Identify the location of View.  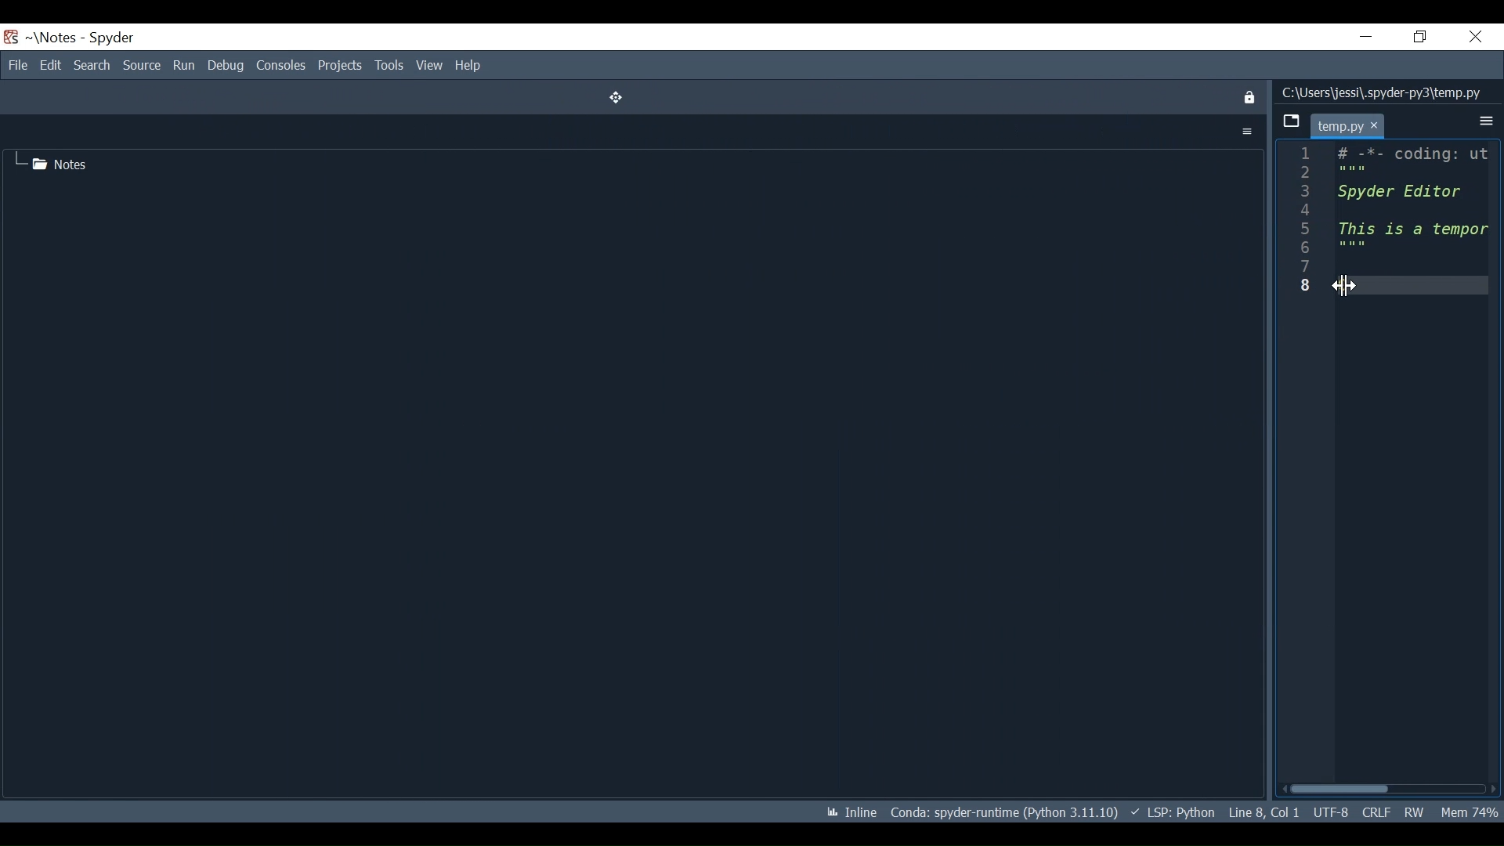
(430, 67).